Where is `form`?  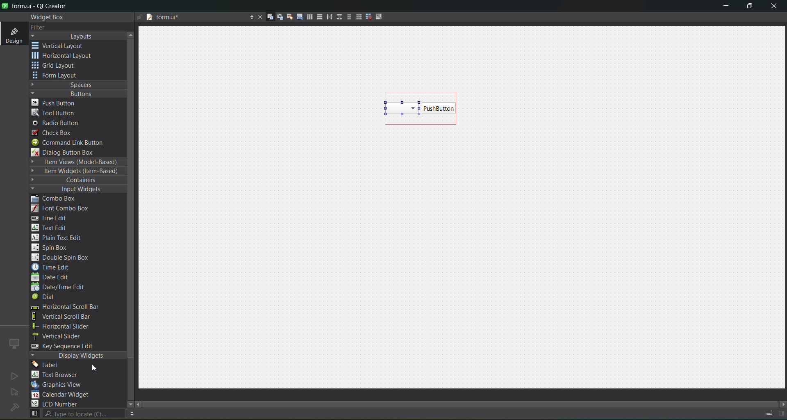
form is located at coordinates (57, 75).